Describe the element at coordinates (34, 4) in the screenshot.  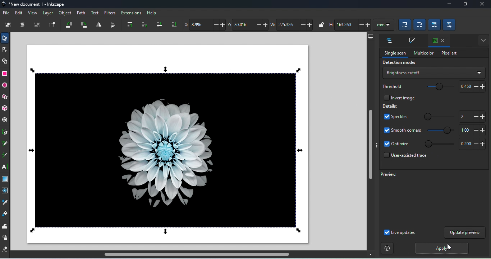
I see `File name` at that location.